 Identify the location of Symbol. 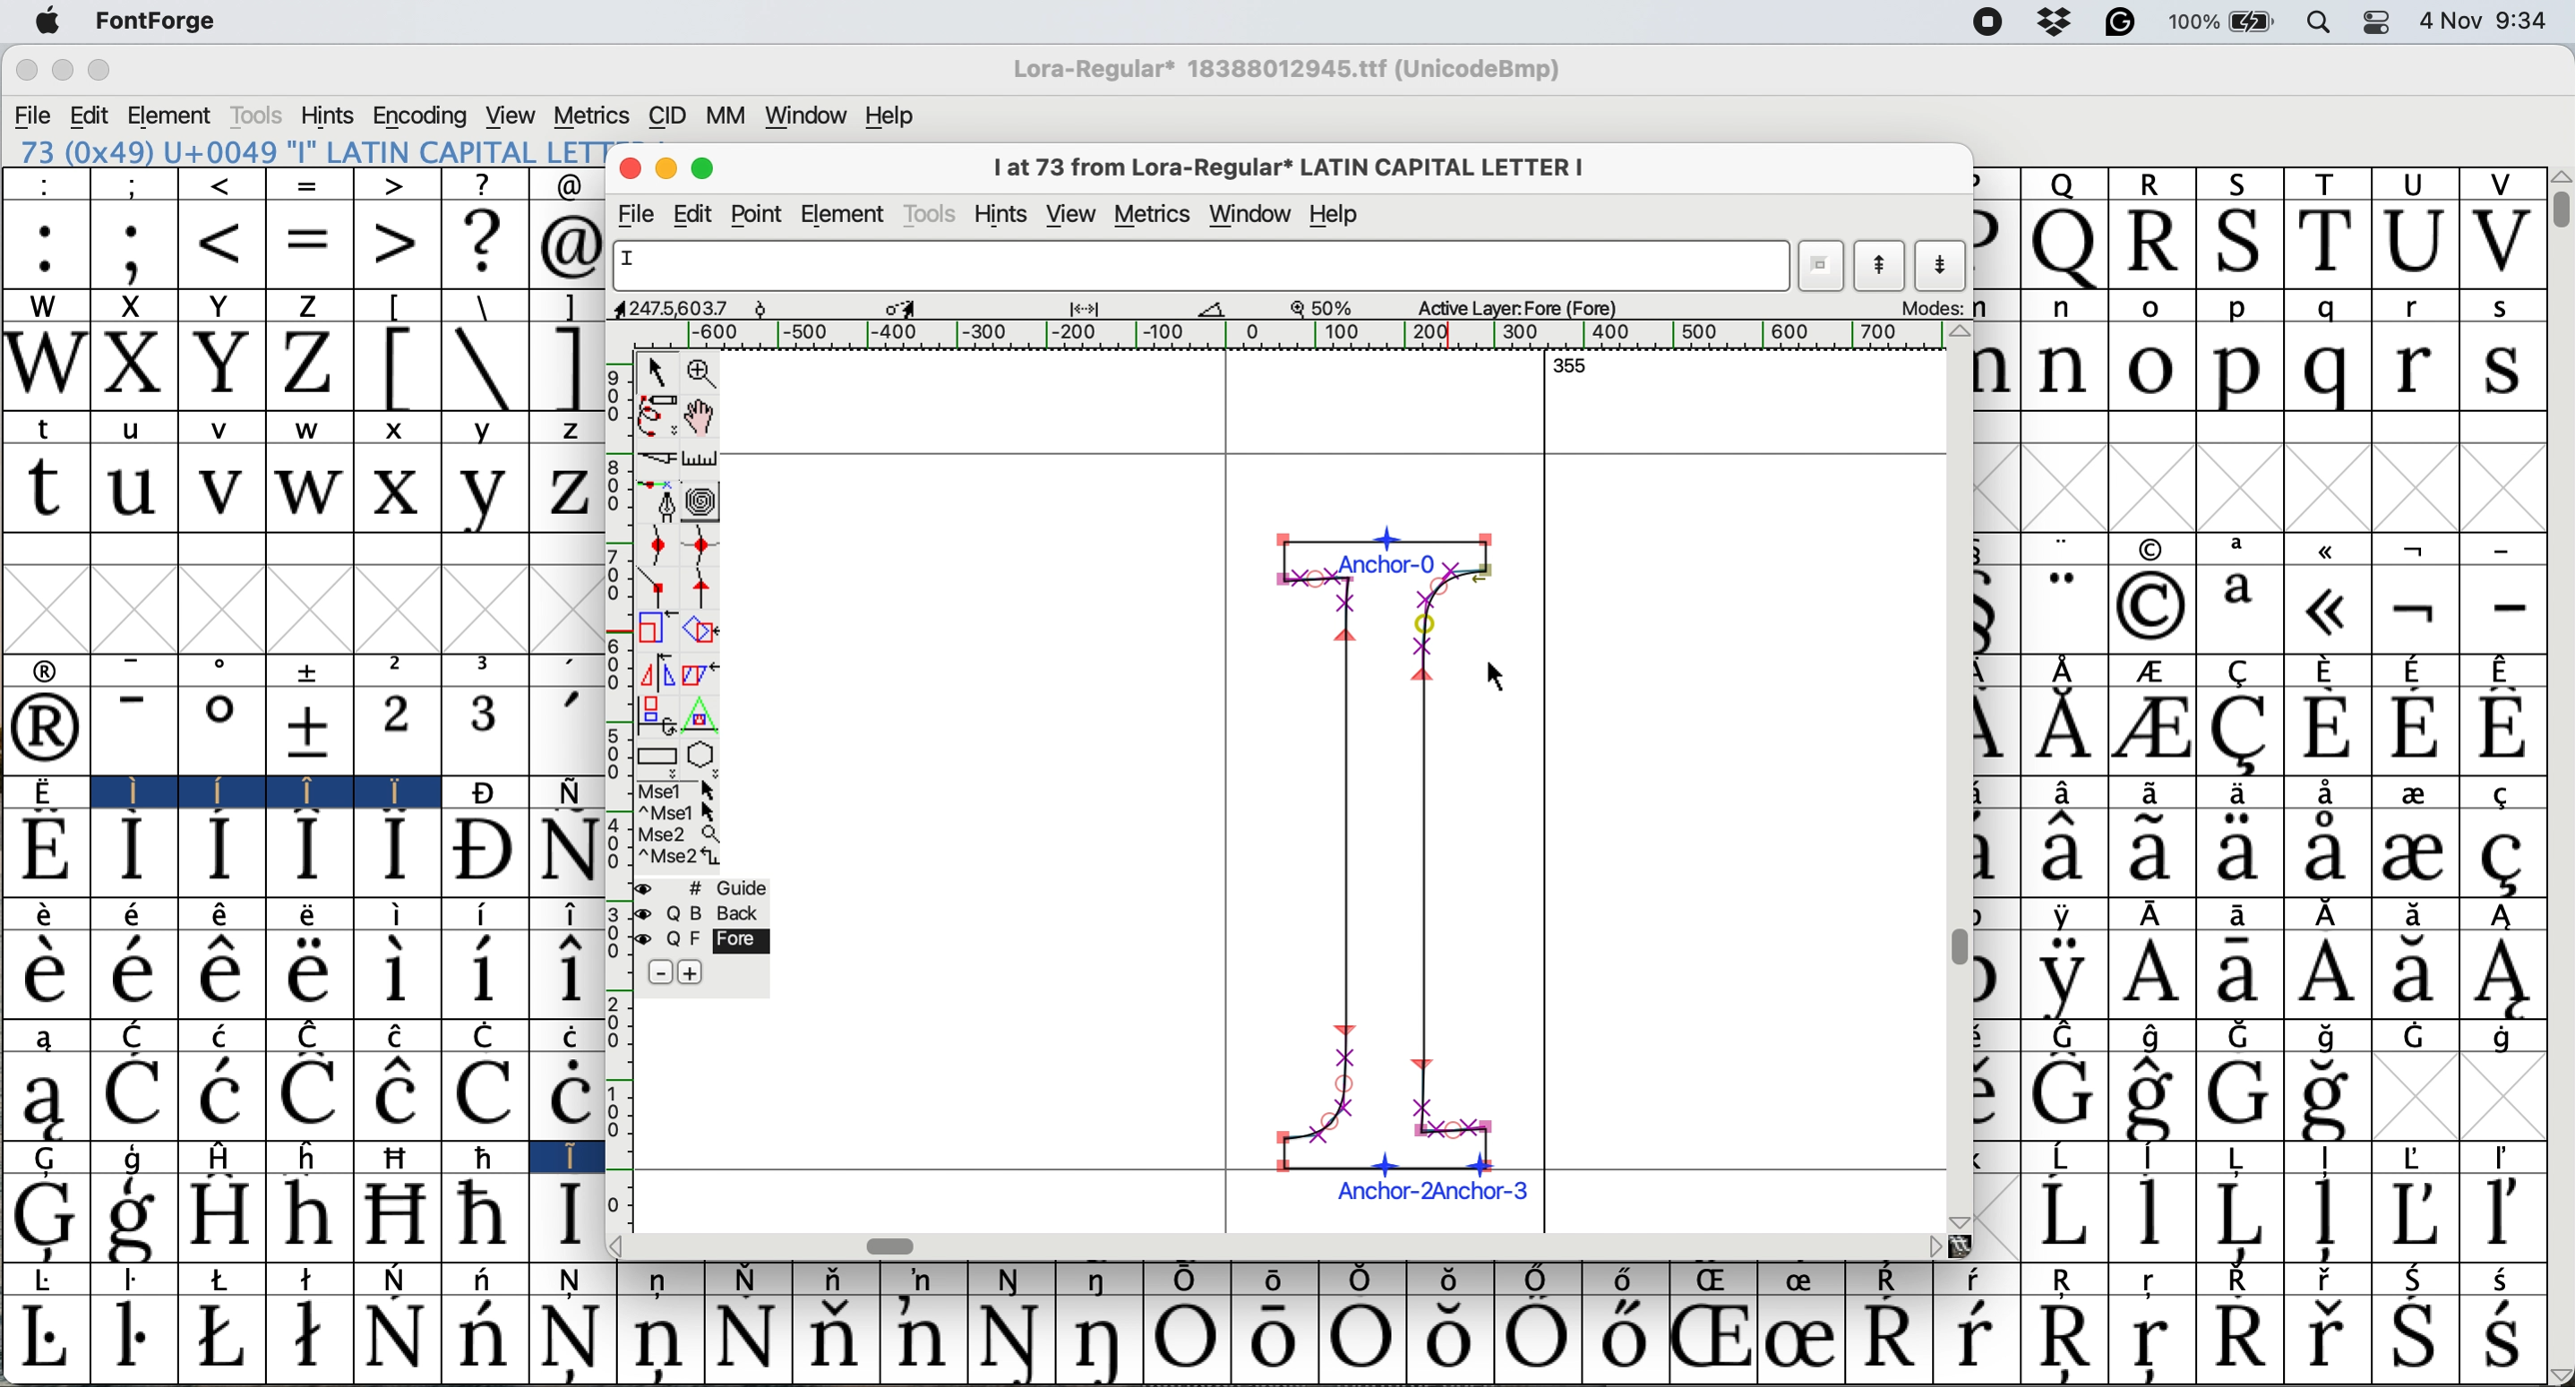
(2323, 852).